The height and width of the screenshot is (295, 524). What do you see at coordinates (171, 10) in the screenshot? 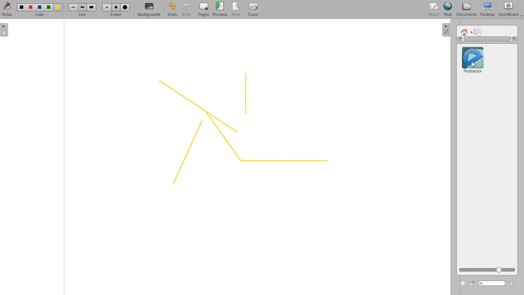
I see `Undo` at bounding box center [171, 10].